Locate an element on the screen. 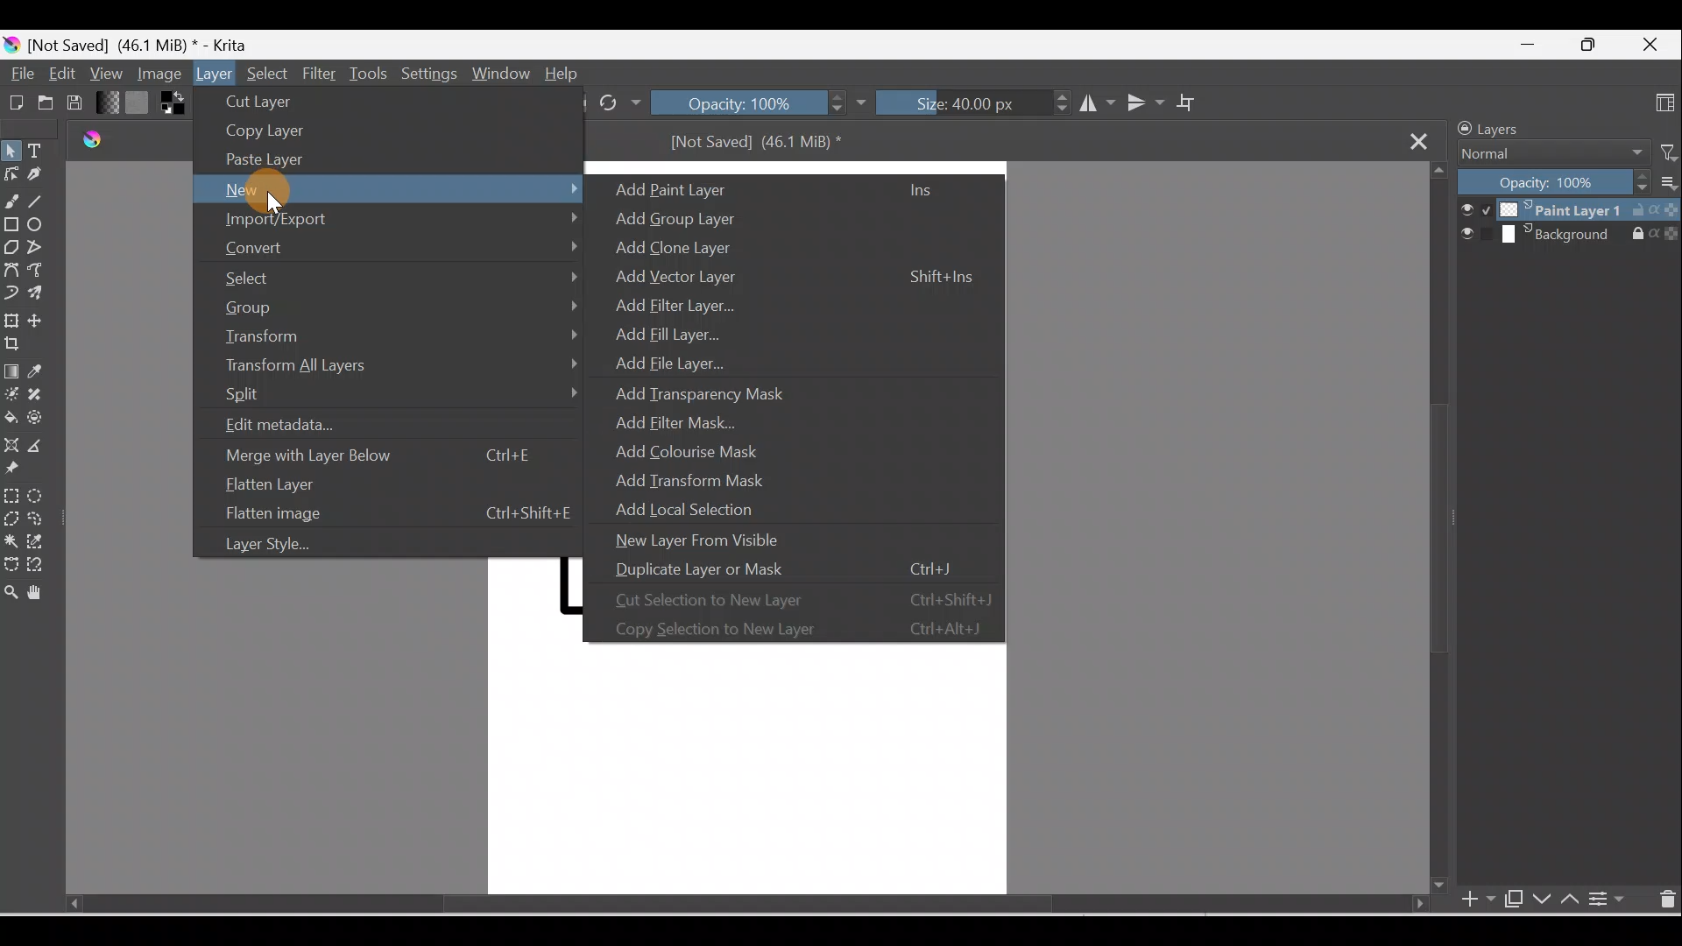 Image resolution: width=1682 pixels, height=946 pixels. Select shapes tool is located at coordinates (14, 150).